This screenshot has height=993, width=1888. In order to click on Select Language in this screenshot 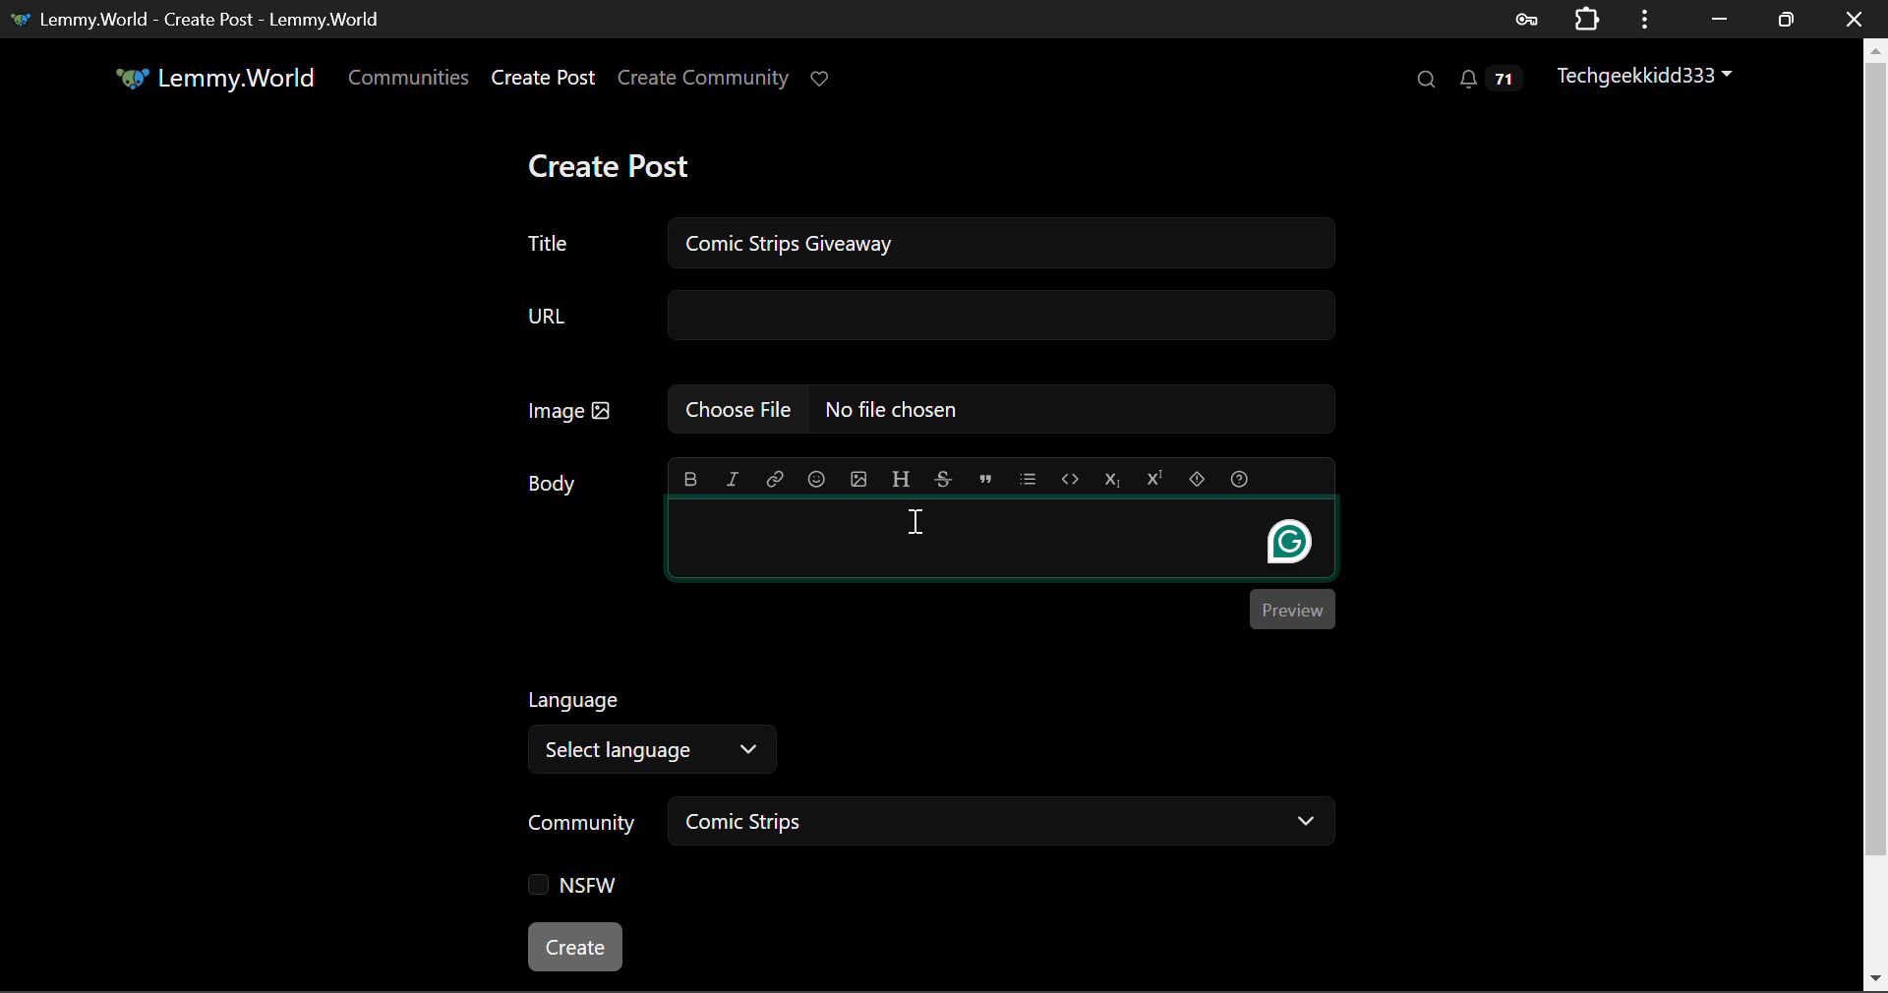, I will do `click(659, 752)`.